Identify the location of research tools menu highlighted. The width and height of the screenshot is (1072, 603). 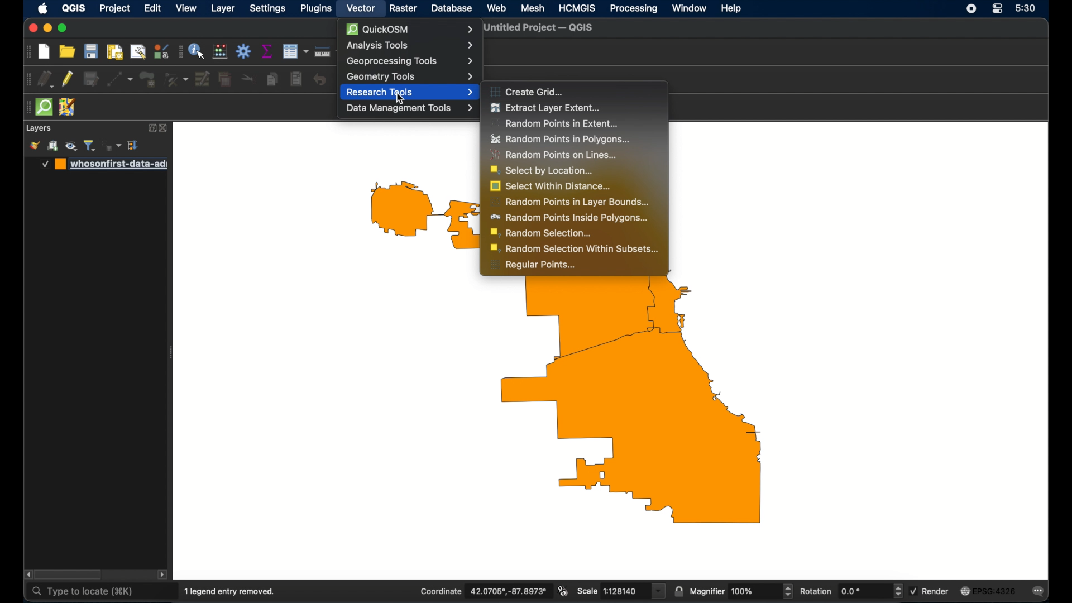
(410, 93).